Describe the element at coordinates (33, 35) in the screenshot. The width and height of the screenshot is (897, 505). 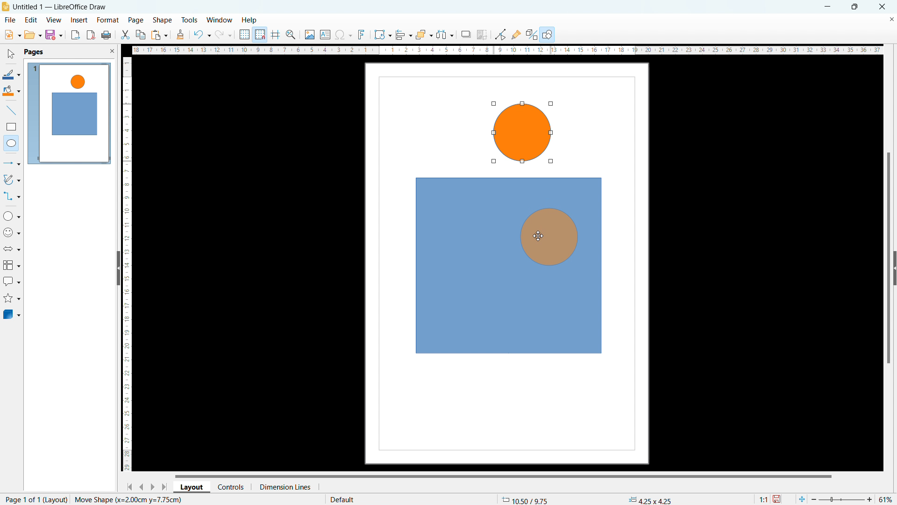
I see `open` at that location.